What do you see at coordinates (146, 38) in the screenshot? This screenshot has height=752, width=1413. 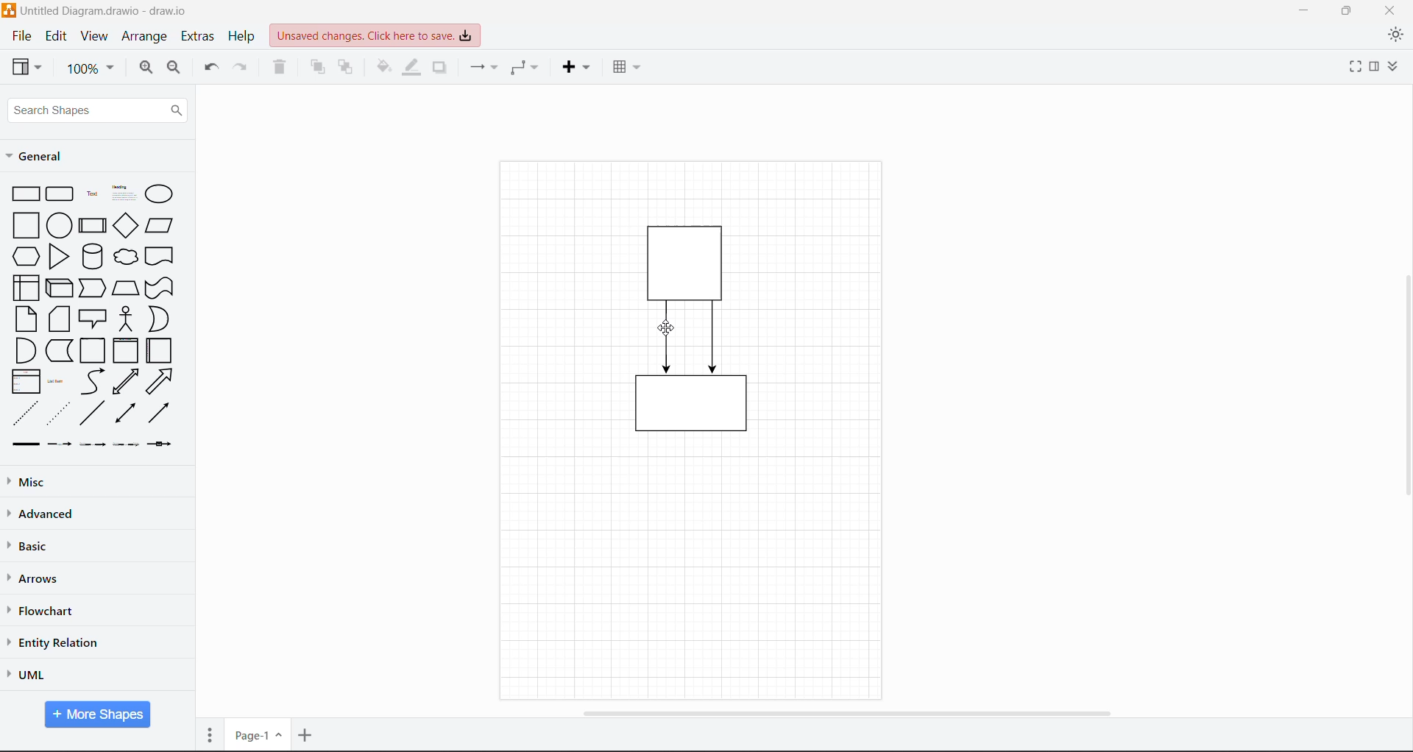 I see `Arrange` at bounding box center [146, 38].